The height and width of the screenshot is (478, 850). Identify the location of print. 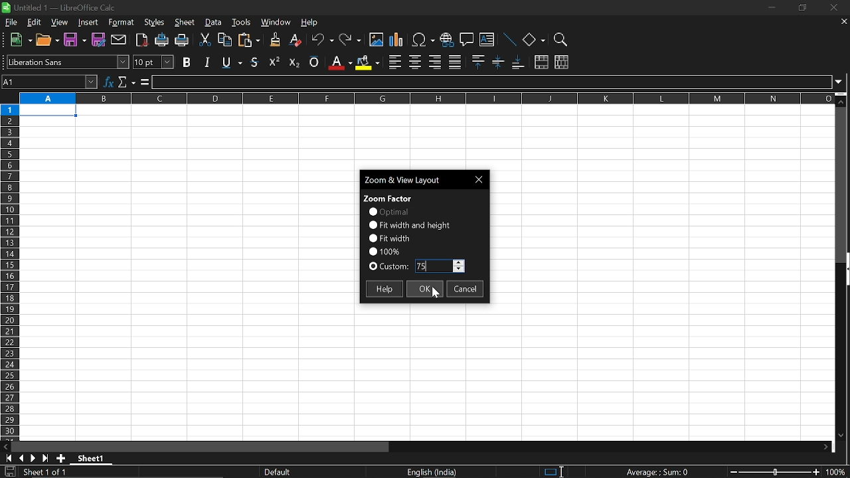
(182, 41).